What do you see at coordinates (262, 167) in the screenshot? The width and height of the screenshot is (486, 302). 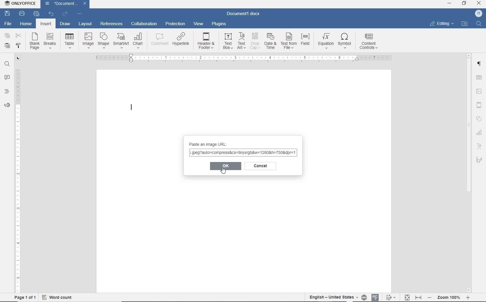 I see `cancel` at bounding box center [262, 167].